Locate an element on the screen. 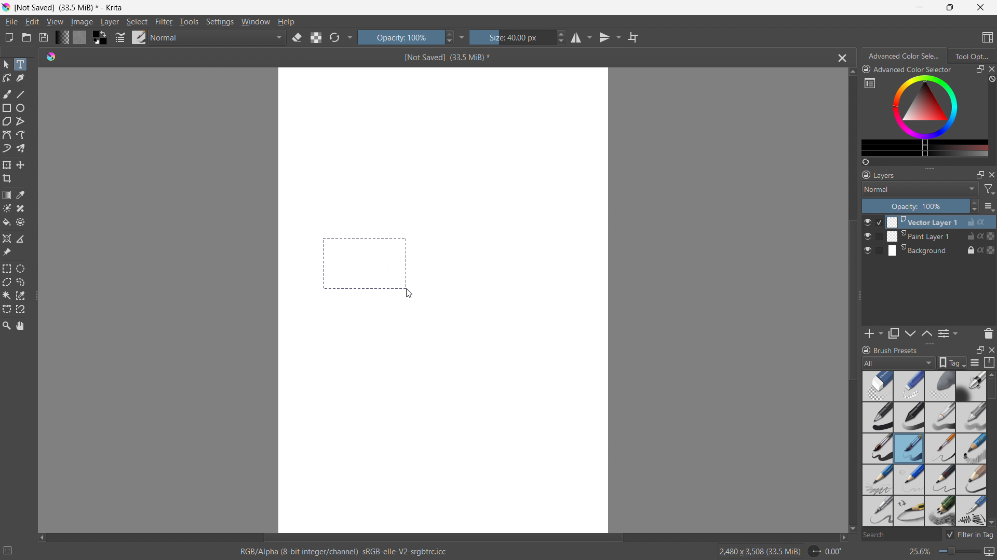  clear all color history is located at coordinates (991, 79).